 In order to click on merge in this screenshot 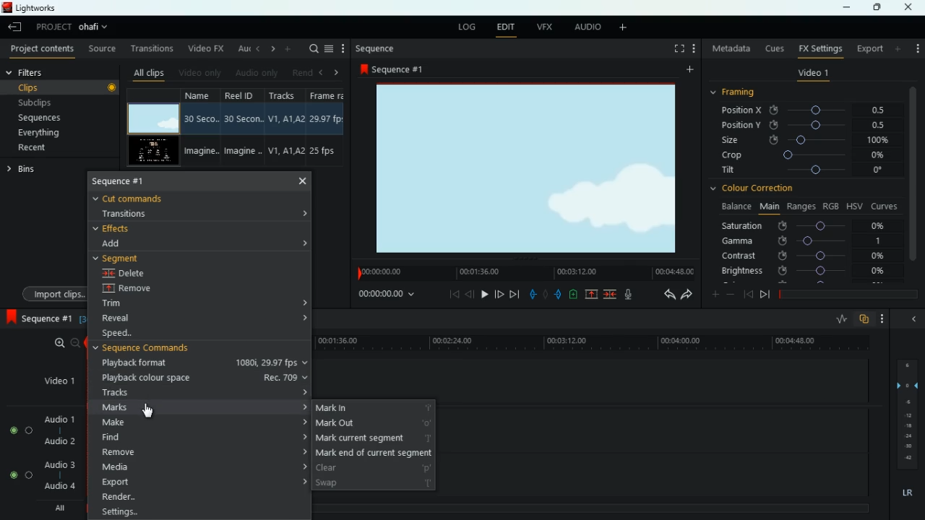, I will do `click(611, 295)`.